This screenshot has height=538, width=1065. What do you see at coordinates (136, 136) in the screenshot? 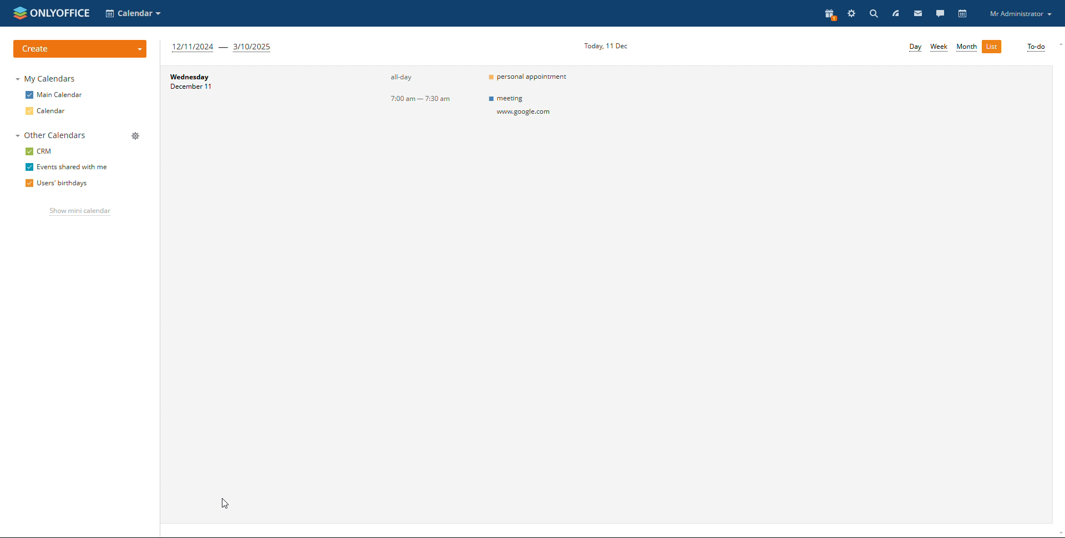
I see `manage` at bounding box center [136, 136].